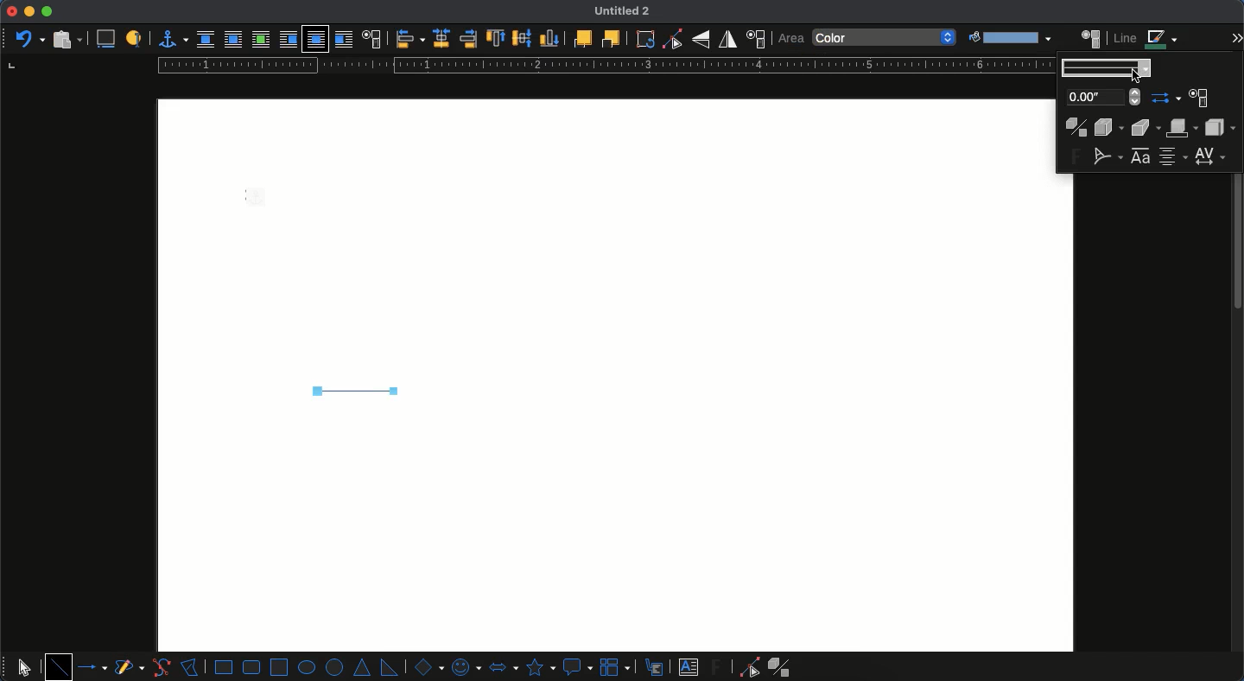 The height and width of the screenshot is (681, 1244). What do you see at coordinates (1237, 34) in the screenshot?
I see `expand` at bounding box center [1237, 34].